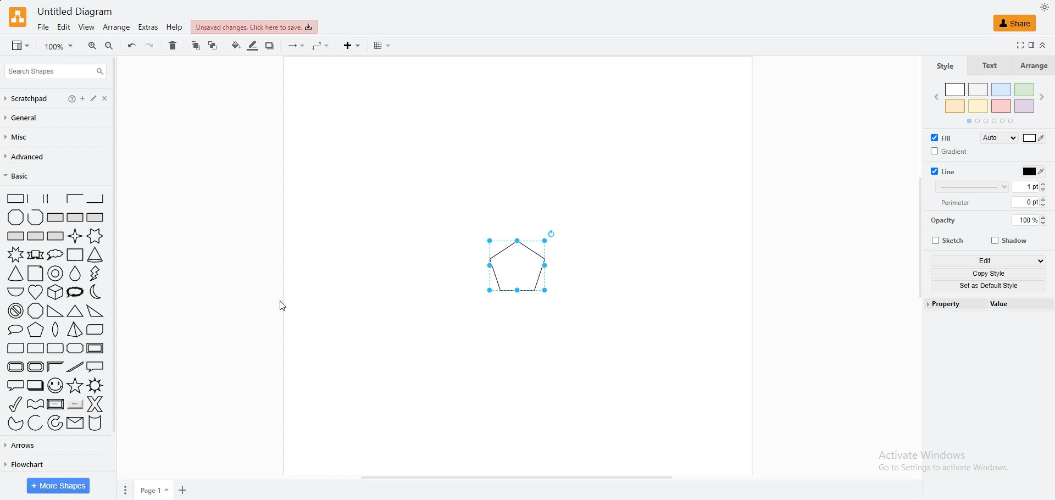 The height and width of the screenshot is (500, 1055). What do you see at coordinates (120, 255) in the screenshot?
I see `scroll bar` at bounding box center [120, 255].